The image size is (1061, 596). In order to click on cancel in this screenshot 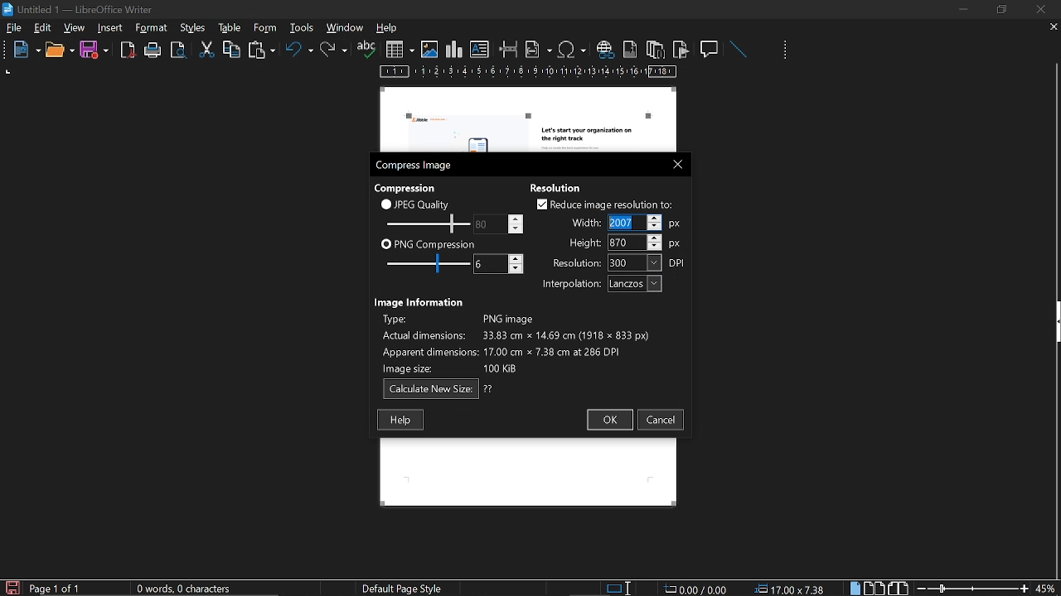, I will do `click(661, 420)`.